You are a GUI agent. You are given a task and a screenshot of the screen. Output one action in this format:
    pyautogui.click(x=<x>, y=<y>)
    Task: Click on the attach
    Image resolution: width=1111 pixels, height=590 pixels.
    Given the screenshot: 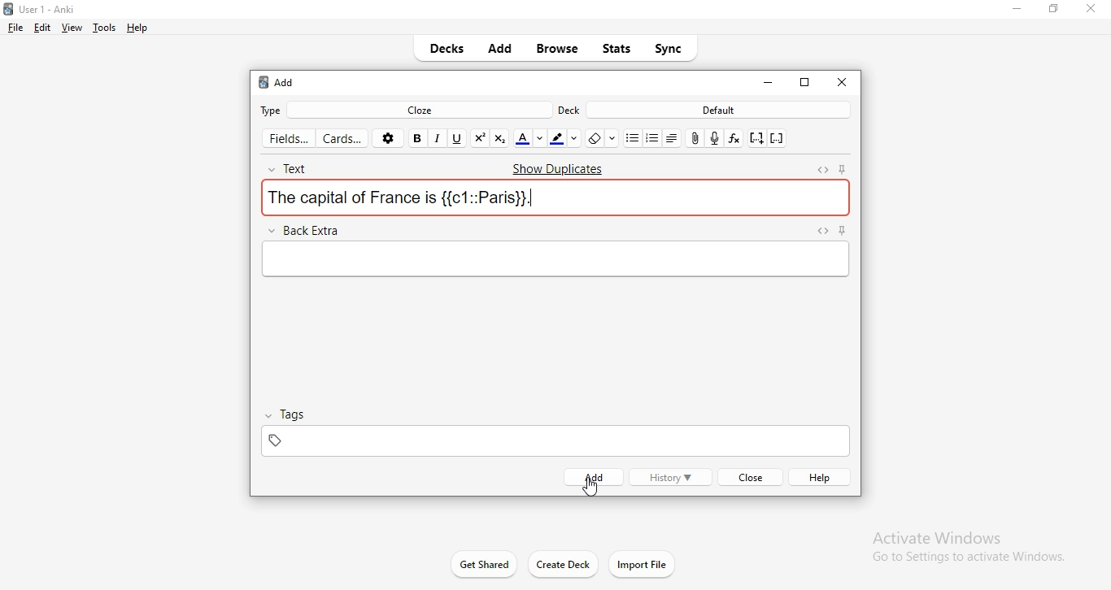 What is the action you would take?
    pyautogui.click(x=695, y=139)
    